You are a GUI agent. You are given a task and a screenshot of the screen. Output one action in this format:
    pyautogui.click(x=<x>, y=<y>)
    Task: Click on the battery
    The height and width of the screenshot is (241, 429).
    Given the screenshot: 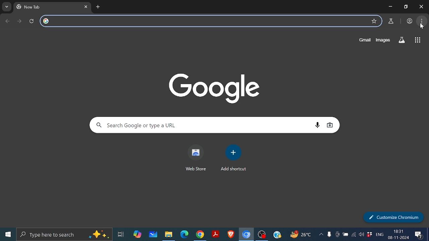 What is the action you would take?
    pyautogui.click(x=346, y=236)
    